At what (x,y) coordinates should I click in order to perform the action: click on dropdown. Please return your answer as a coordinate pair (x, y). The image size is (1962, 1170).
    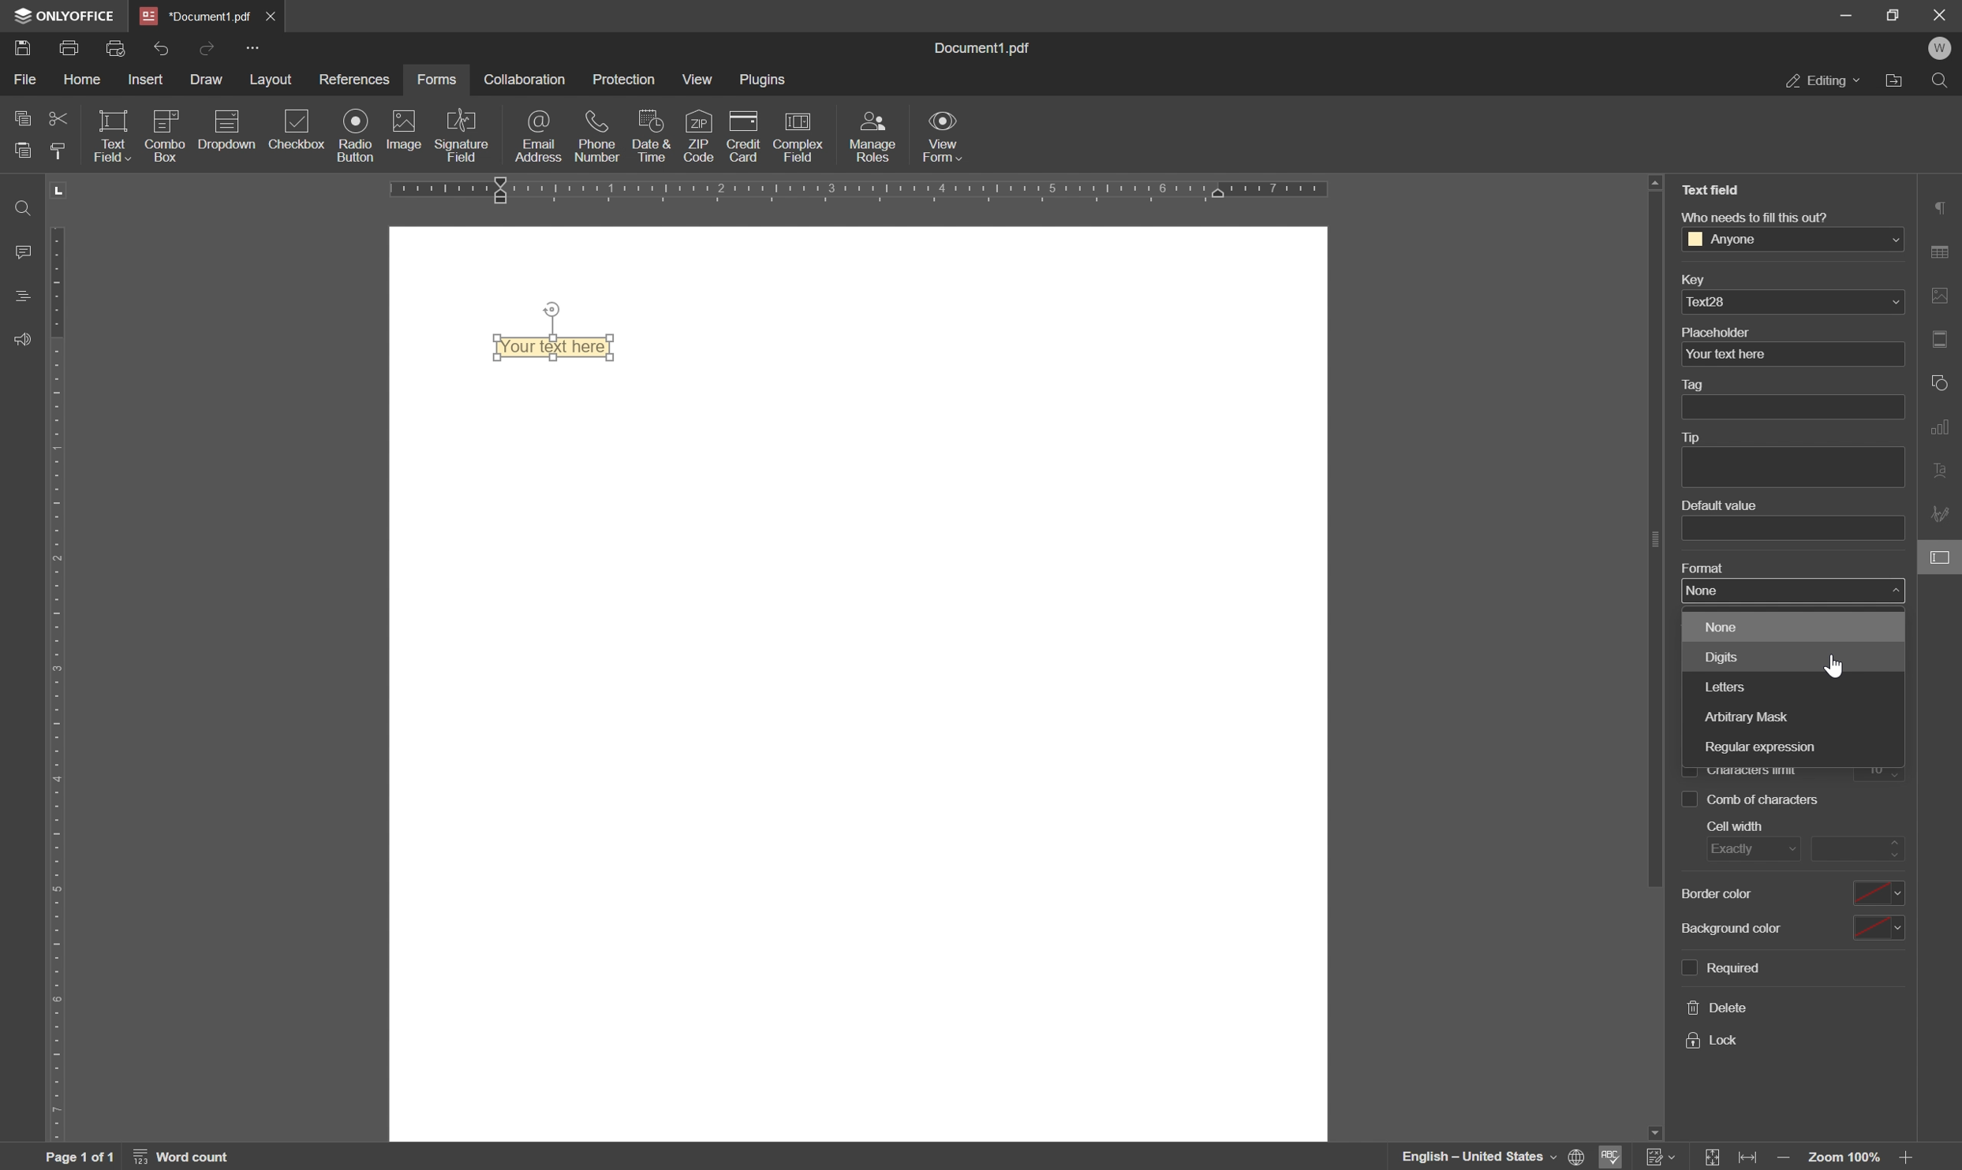
    Looking at the image, I should click on (226, 155).